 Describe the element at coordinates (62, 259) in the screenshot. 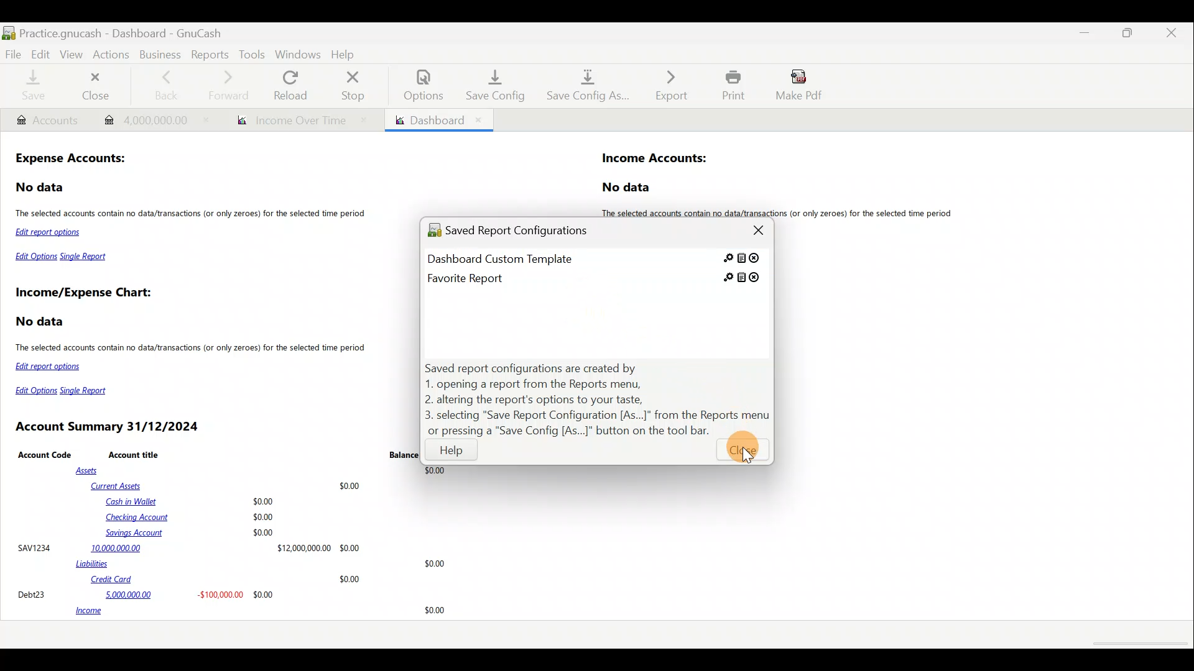

I see `Edit Options Single Report` at that location.